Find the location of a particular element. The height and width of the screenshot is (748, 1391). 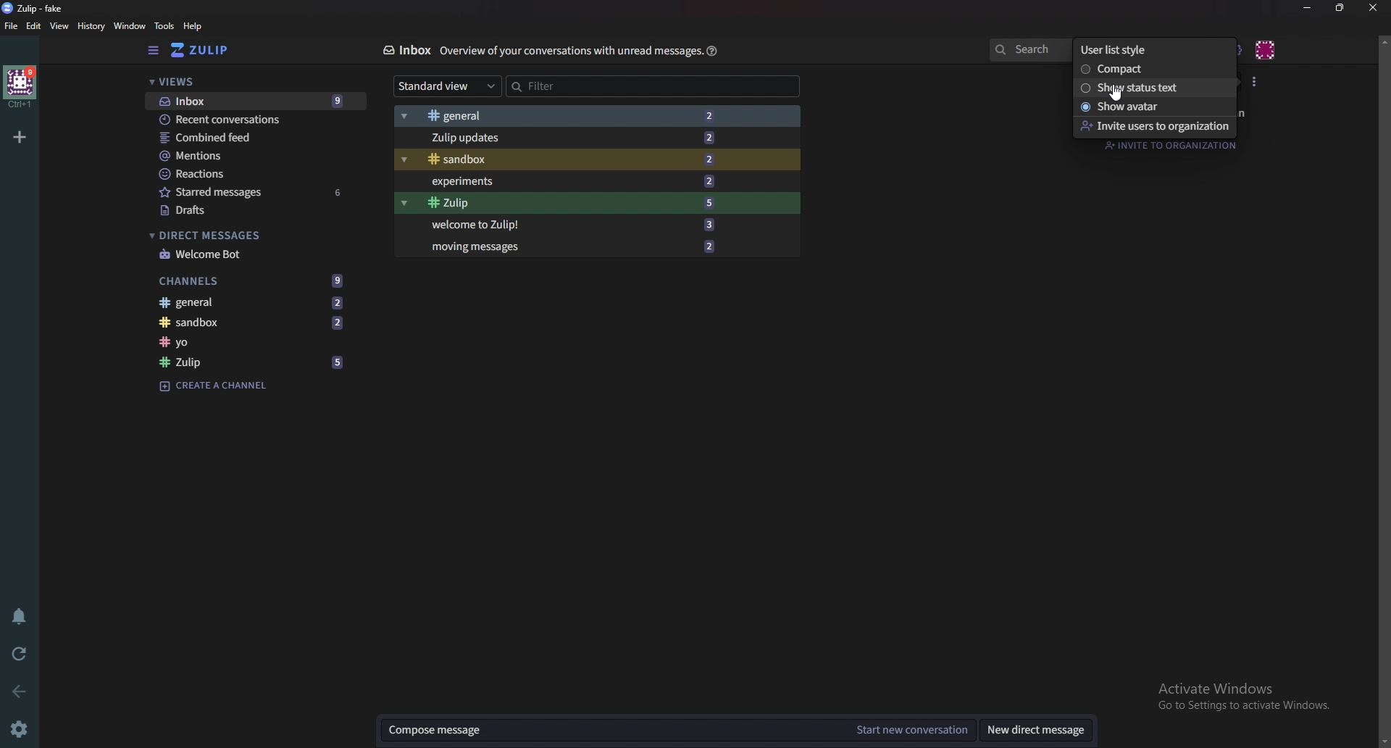

Experiments is located at coordinates (575, 180).